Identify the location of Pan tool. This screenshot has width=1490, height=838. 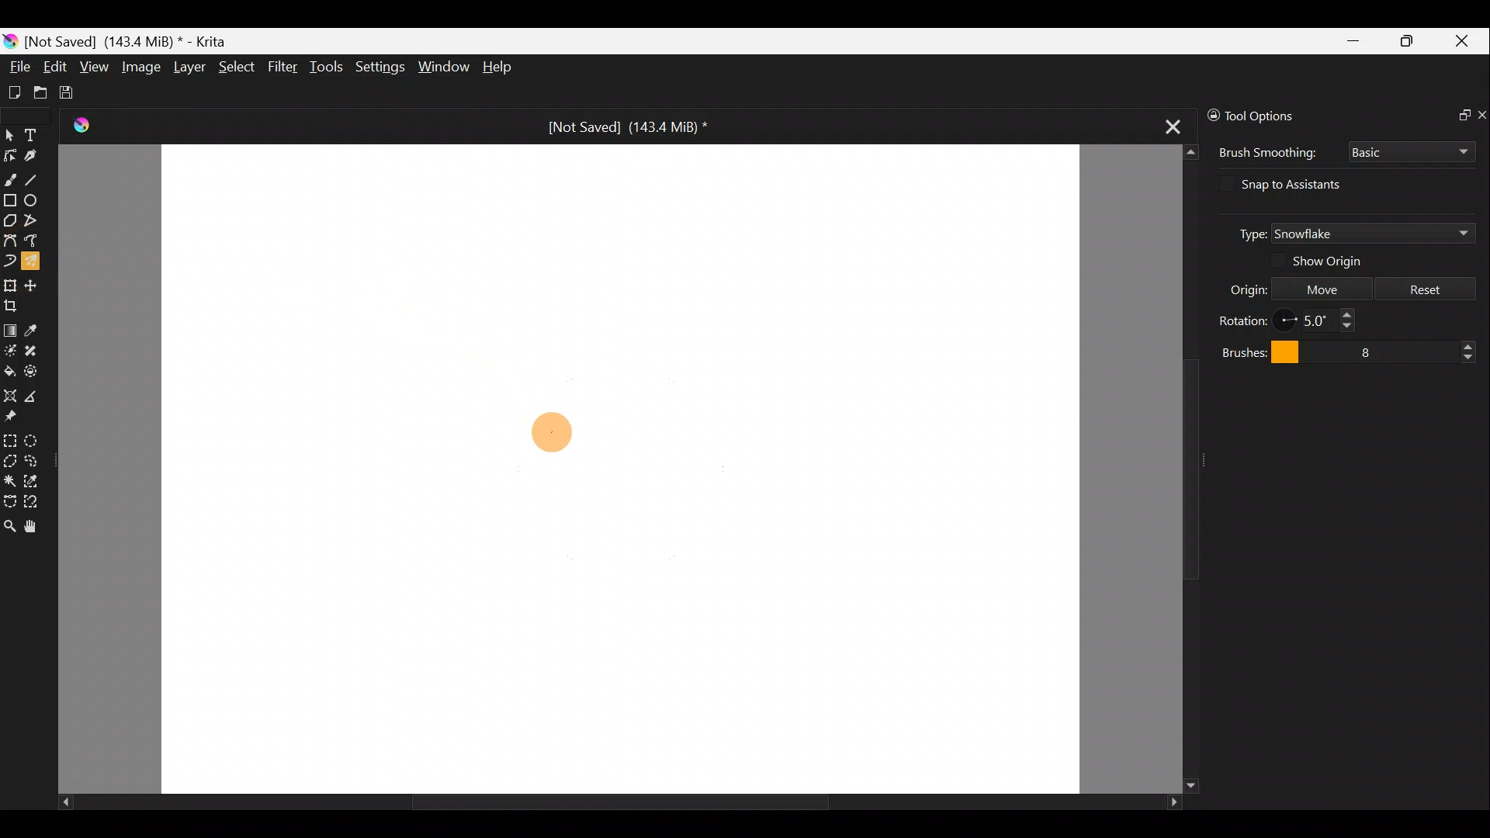
(36, 528).